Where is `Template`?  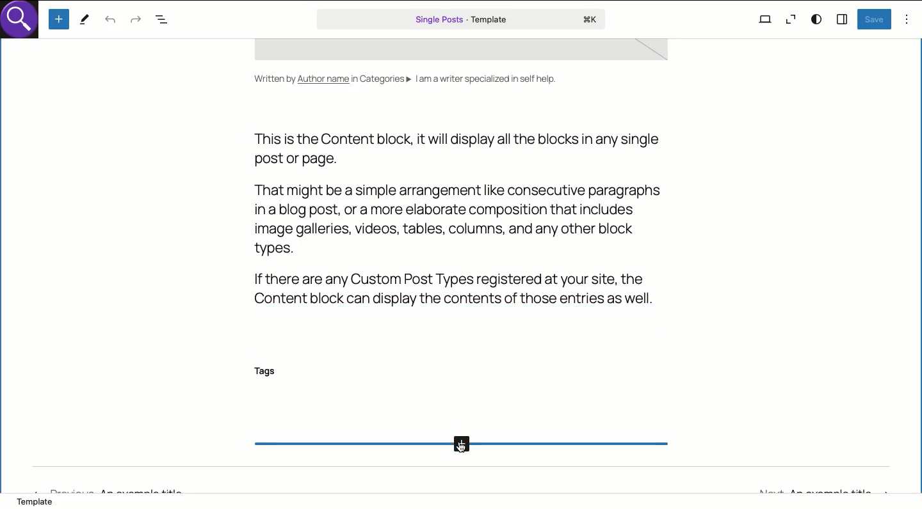
Template is located at coordinates (40, 503).